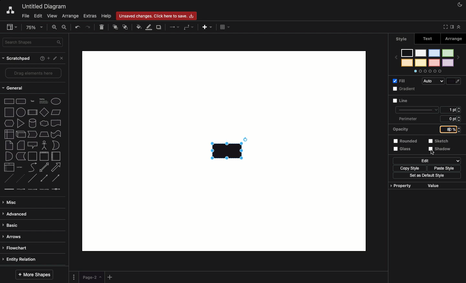  I want to click on container, so click(32, 156).